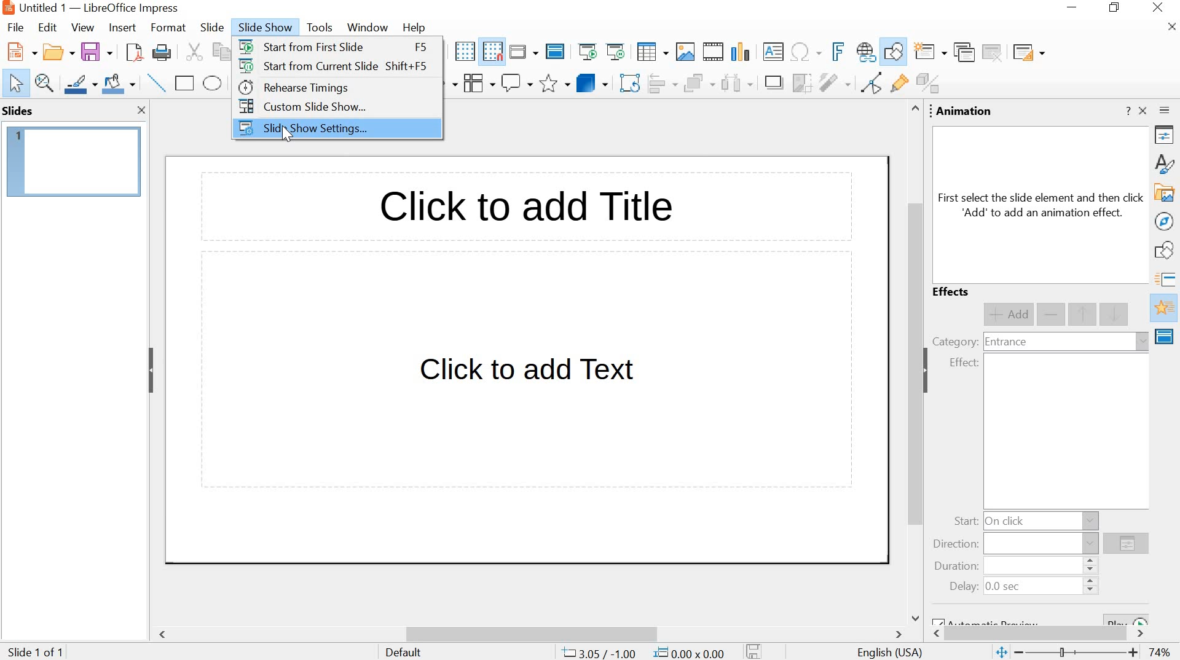 The width and height of the screenshot is (1180, 660). Describe the element at coordinates (868, 85) in the screenshot. I see `toggle point edit mode` at that location.